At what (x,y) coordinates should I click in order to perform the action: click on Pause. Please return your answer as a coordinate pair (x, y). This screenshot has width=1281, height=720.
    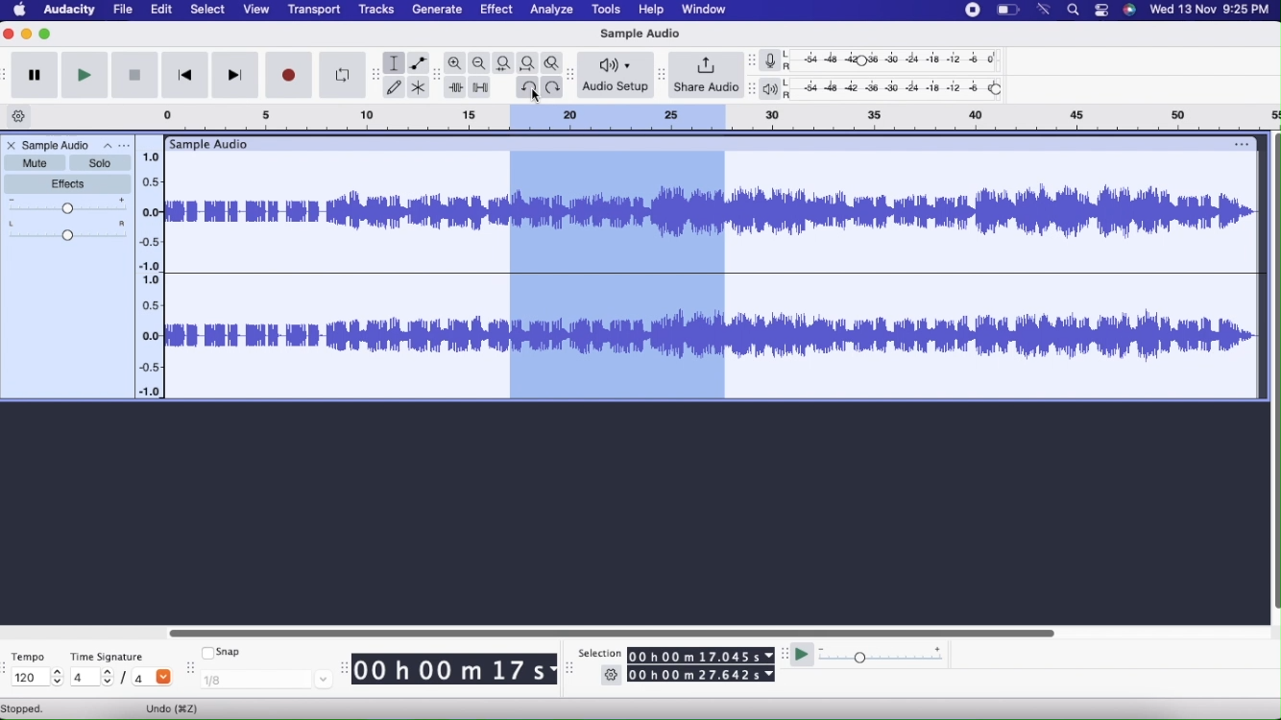
    Looking at the image, I should click on (36, 75).